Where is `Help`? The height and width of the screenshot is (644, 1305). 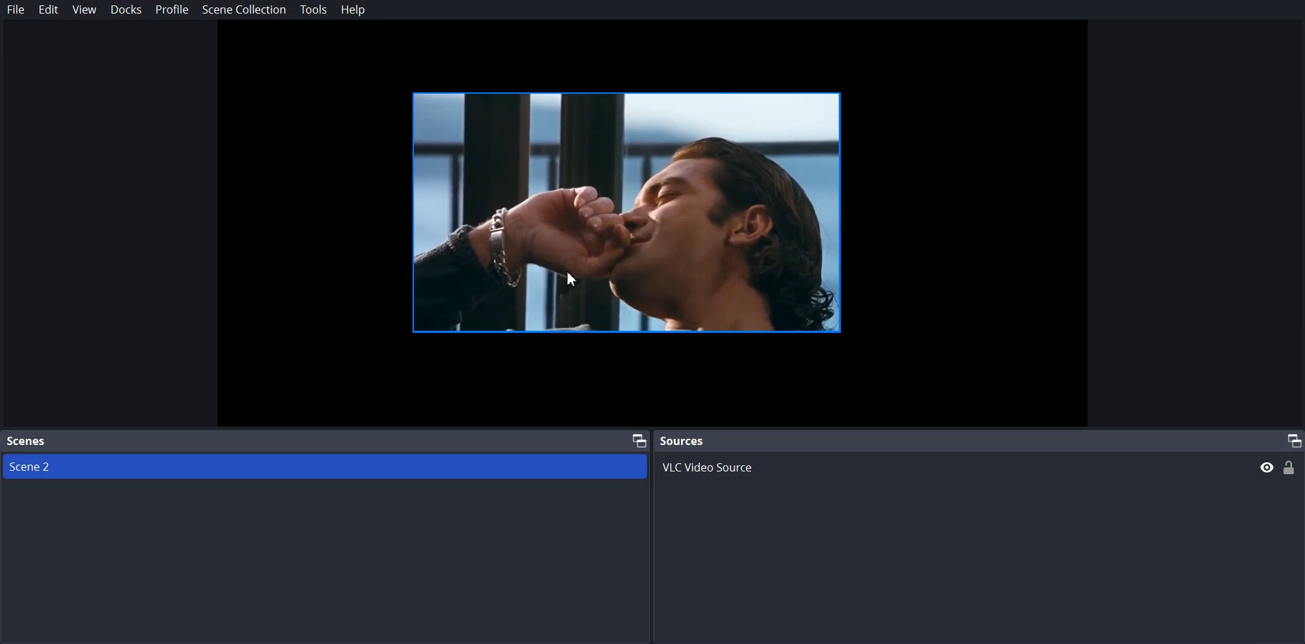
Help is located at coordinates (353, 11).